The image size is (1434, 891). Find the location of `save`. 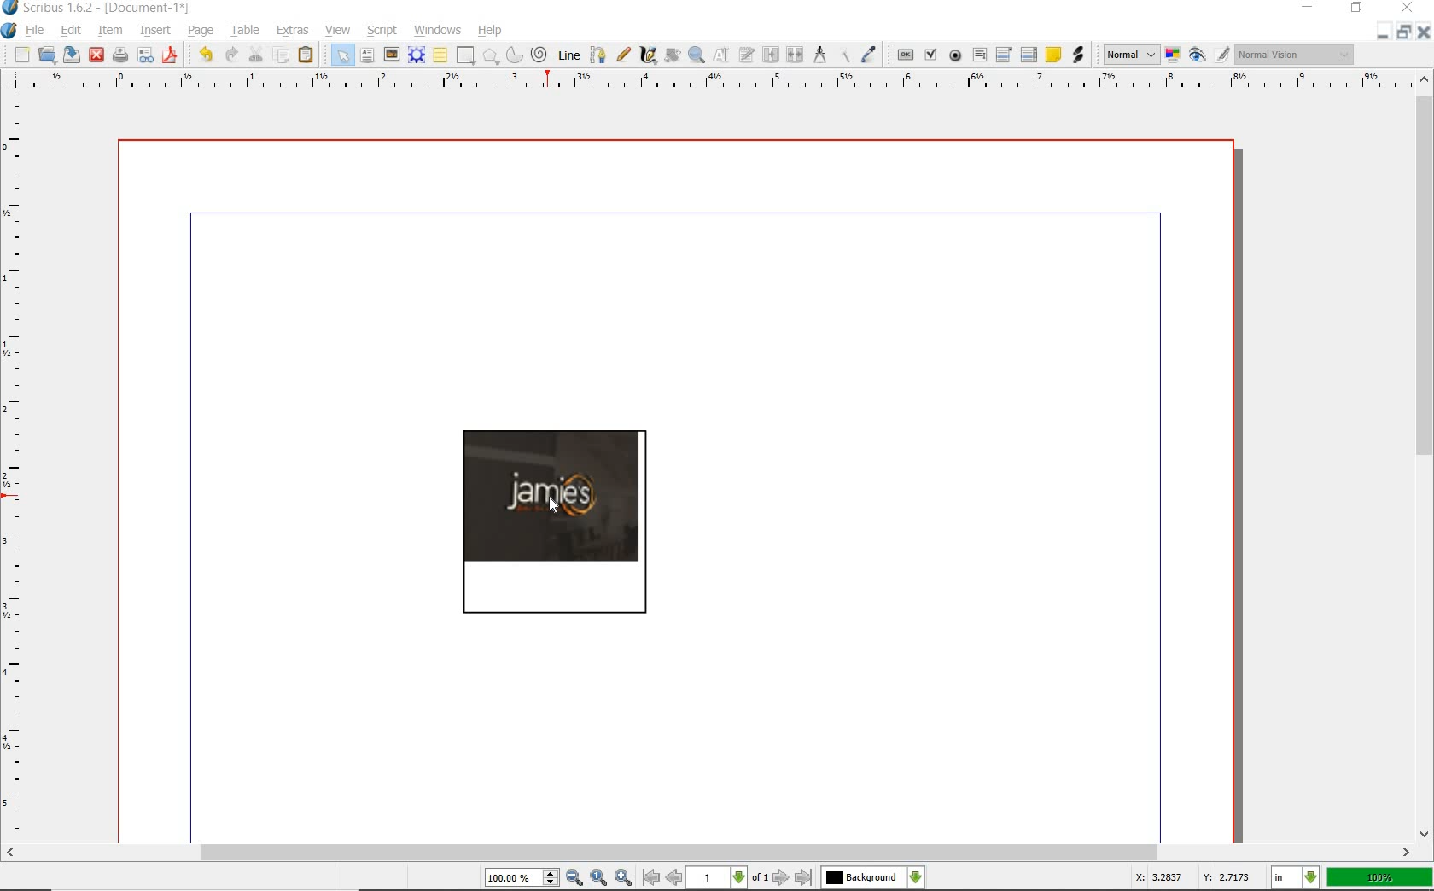

save is located at coordinates (73, 55).